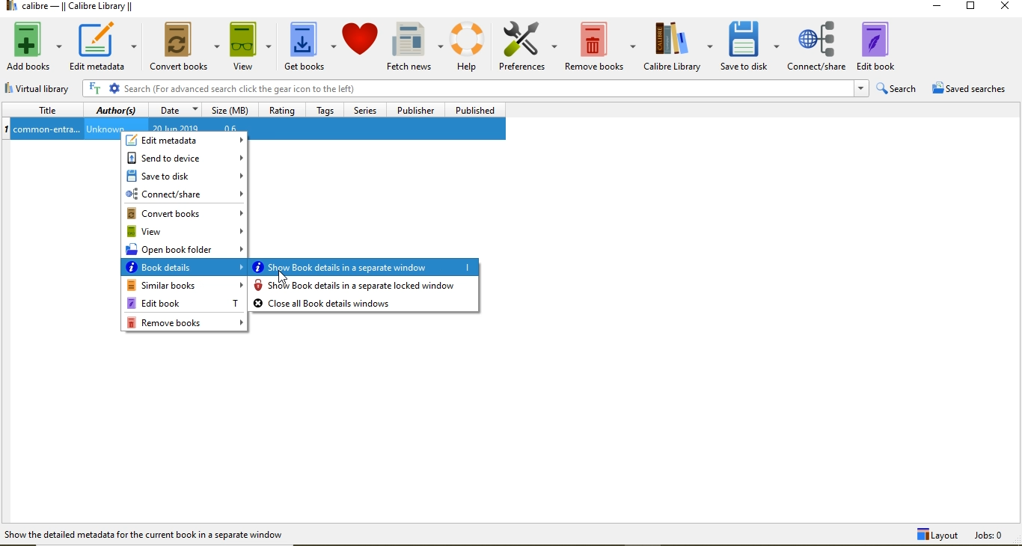 This screenshot has height=546, width=1022. What do you see at coordinates (474, 111) in the screenshot?
I see `published` at bounding box center [474, 111].